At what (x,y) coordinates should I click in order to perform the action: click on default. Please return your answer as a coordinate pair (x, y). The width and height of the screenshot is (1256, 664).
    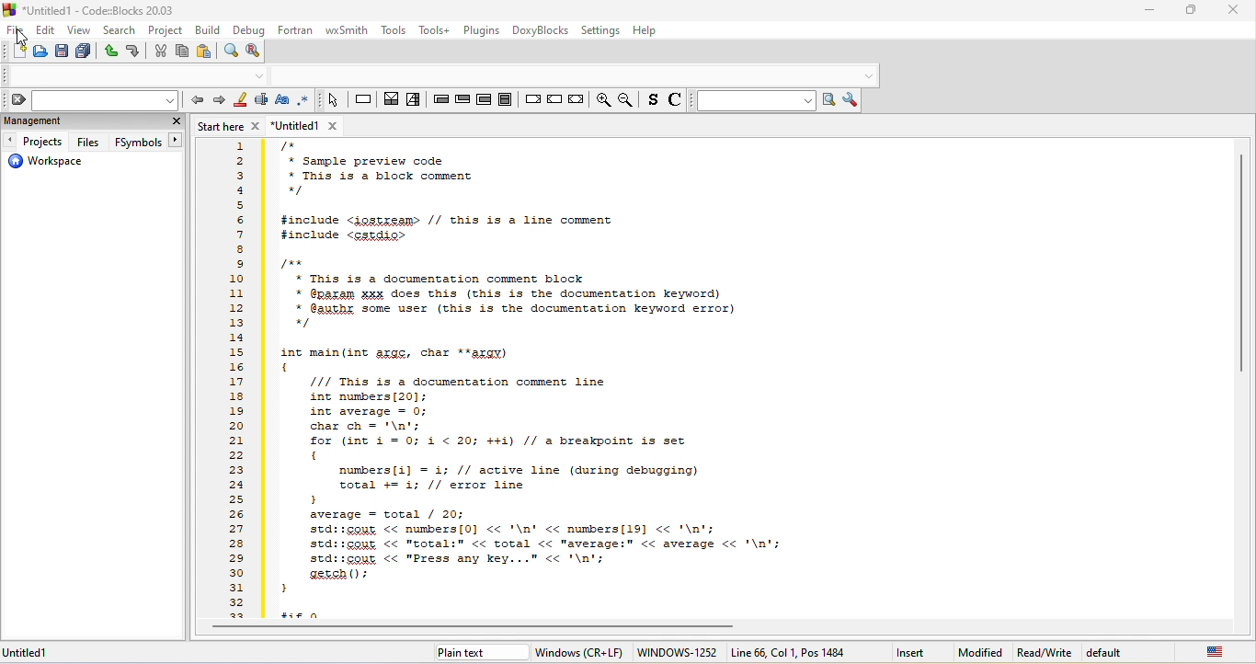
    Looking at the image, I should click on (1117, 653).